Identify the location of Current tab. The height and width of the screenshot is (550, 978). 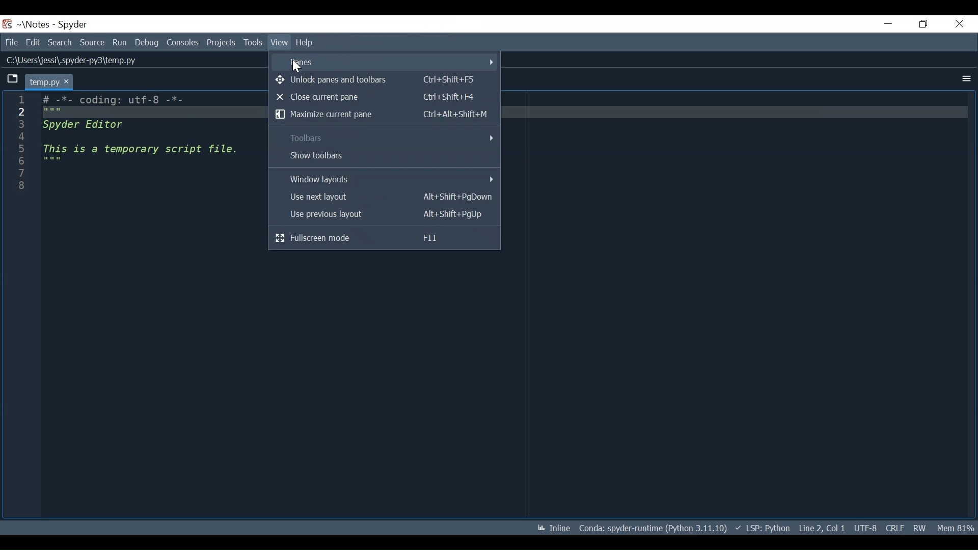
(48, 81).